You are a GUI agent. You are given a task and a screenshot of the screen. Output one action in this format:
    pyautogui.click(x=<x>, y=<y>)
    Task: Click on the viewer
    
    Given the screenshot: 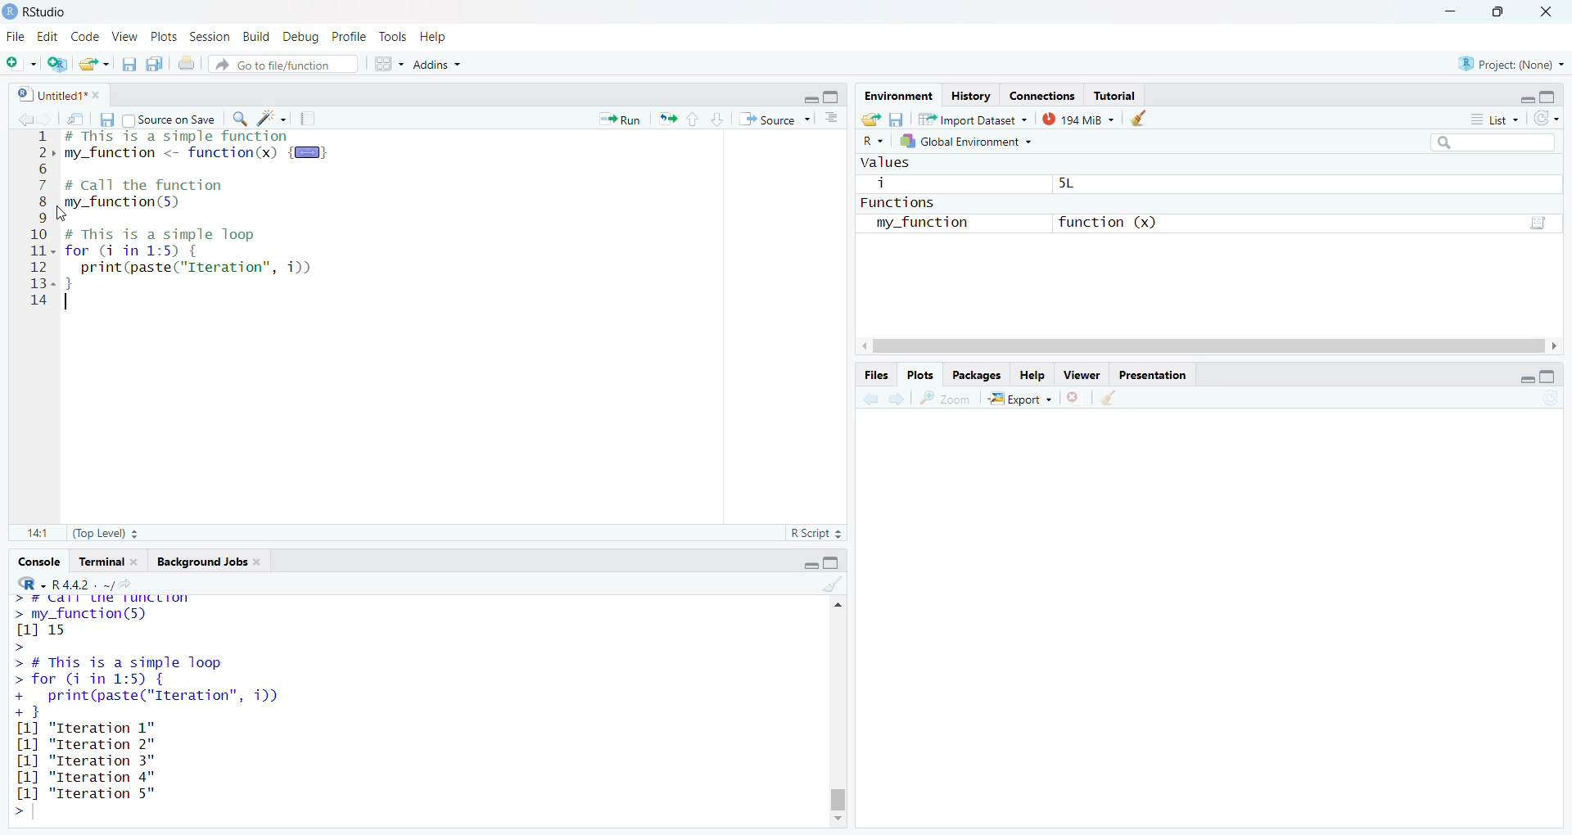 What is the action you would take?
    pyautogui.click(x=1082, y=372)
    